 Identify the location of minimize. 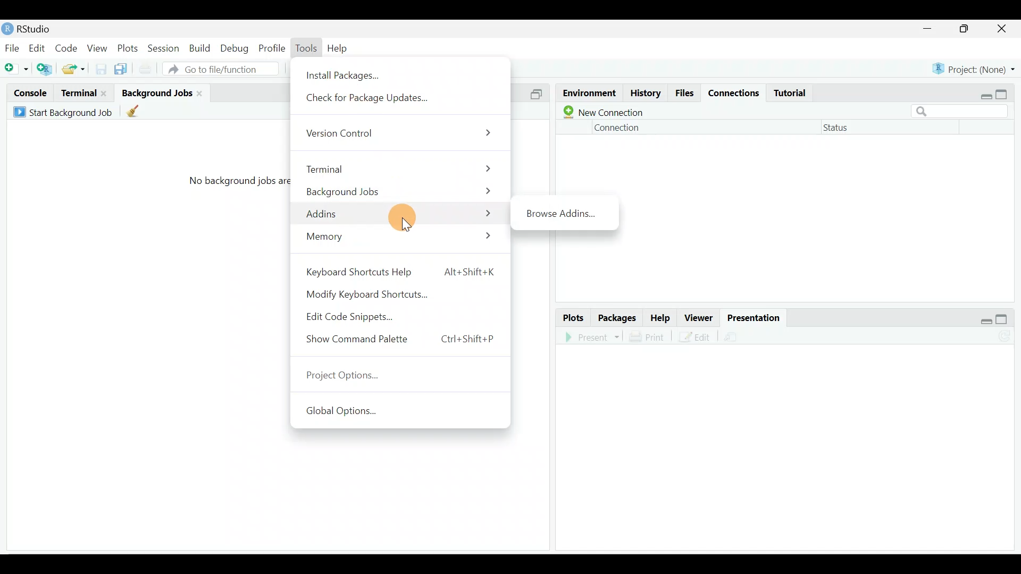
(933, 29).